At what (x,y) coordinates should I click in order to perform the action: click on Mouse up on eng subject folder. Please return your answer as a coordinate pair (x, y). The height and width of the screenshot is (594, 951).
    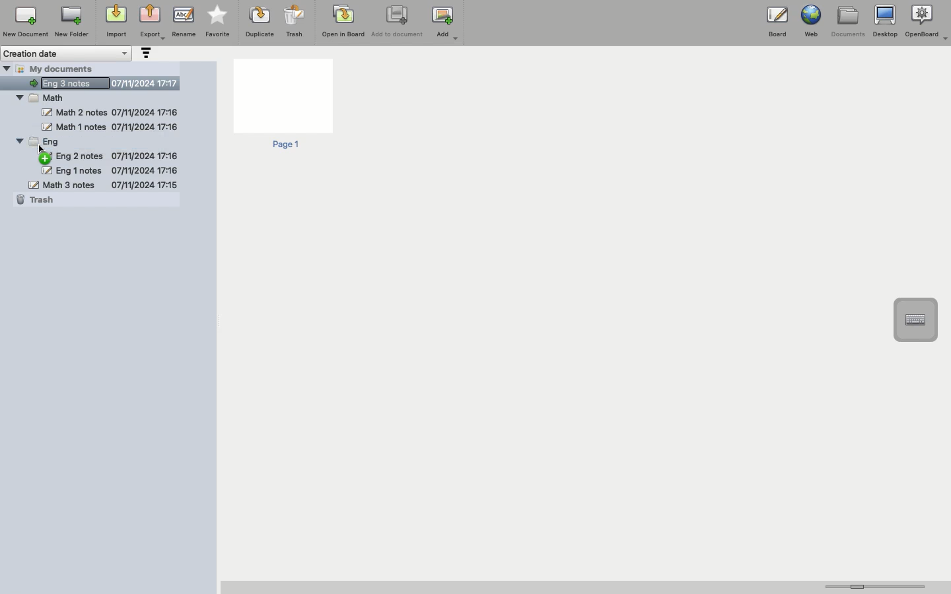
    Looking at the image, I should click on (48, 156).